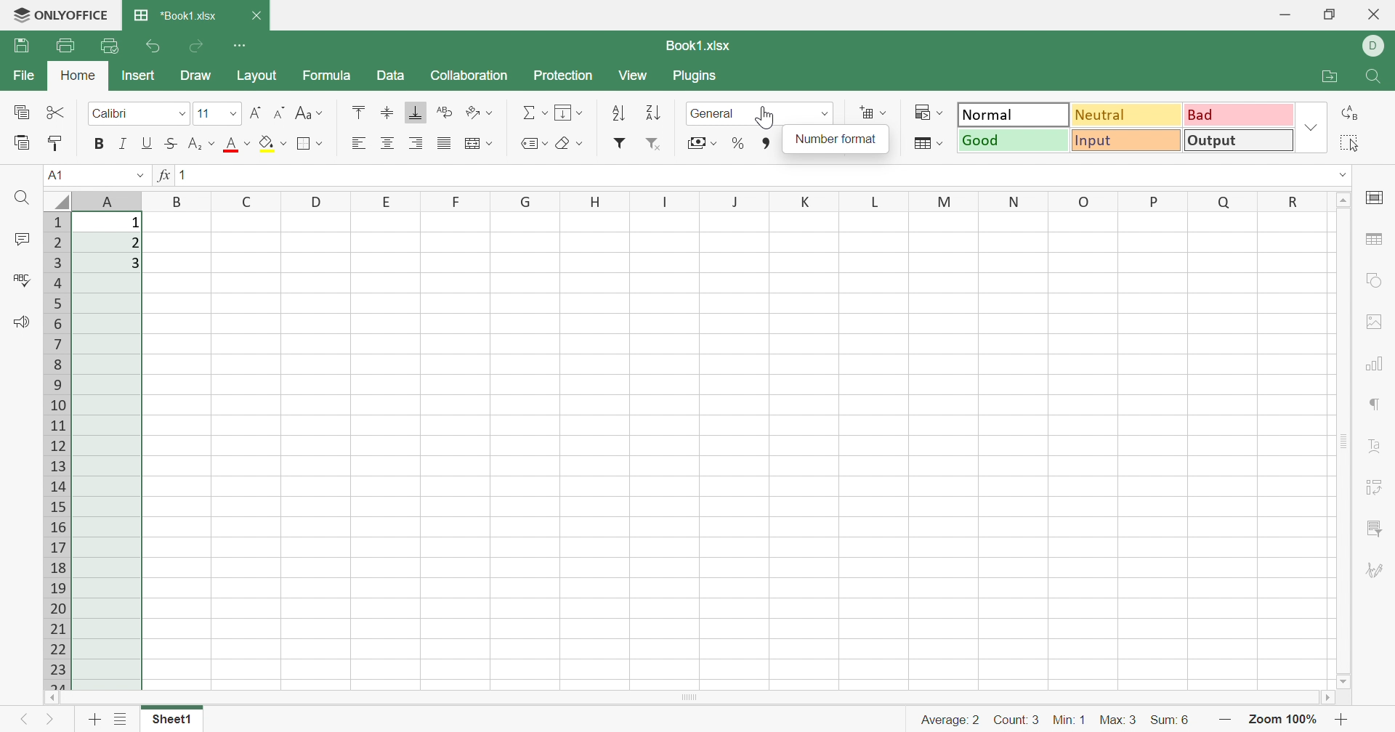 This screenshot has height=732, width=1395. I want to click on Scroll up, so click(1346, 198).